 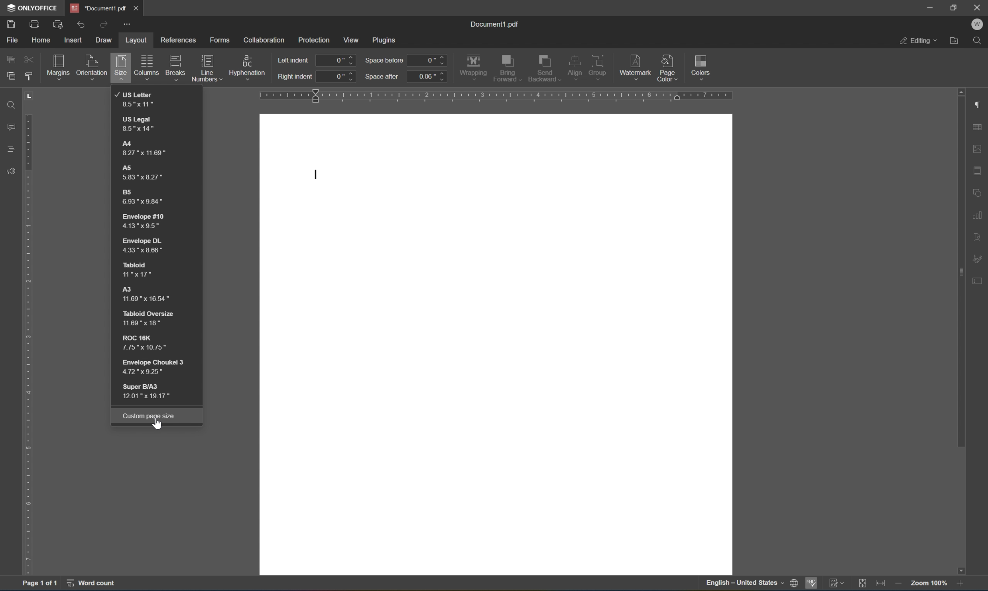 I want to click on word count, so click(x=89, y=585).